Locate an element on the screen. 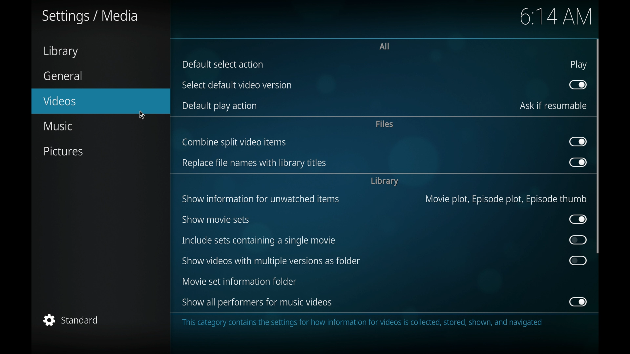  toggle button is located at coordinates (578, 85).